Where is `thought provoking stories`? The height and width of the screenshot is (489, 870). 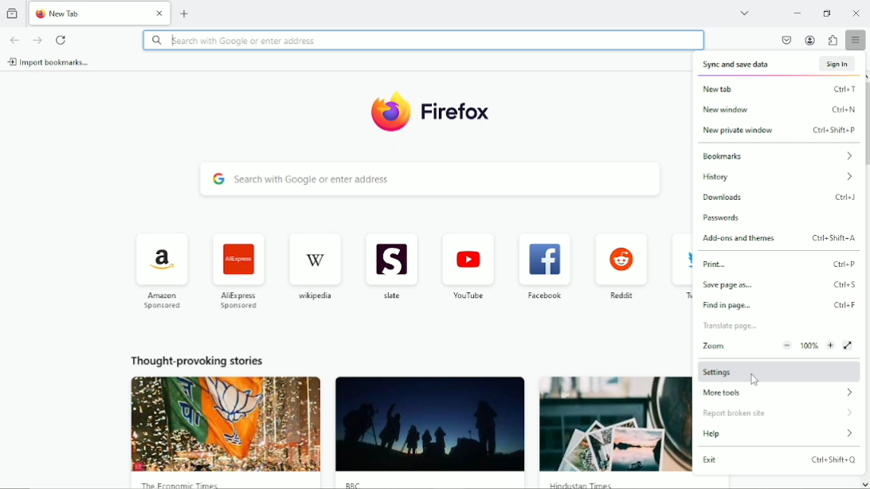
thought provoking stories is located at coordinates (198, 362).